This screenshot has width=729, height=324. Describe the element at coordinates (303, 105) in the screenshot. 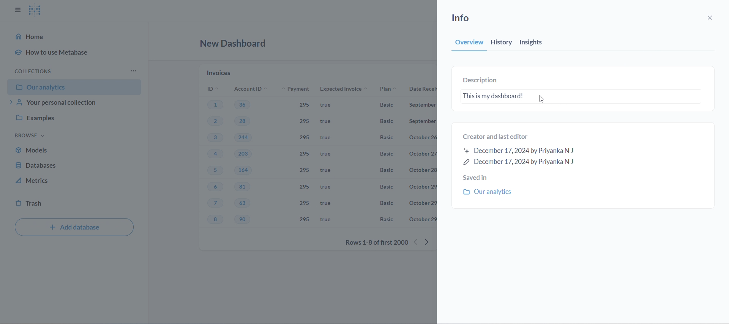

I see `295` at that location.